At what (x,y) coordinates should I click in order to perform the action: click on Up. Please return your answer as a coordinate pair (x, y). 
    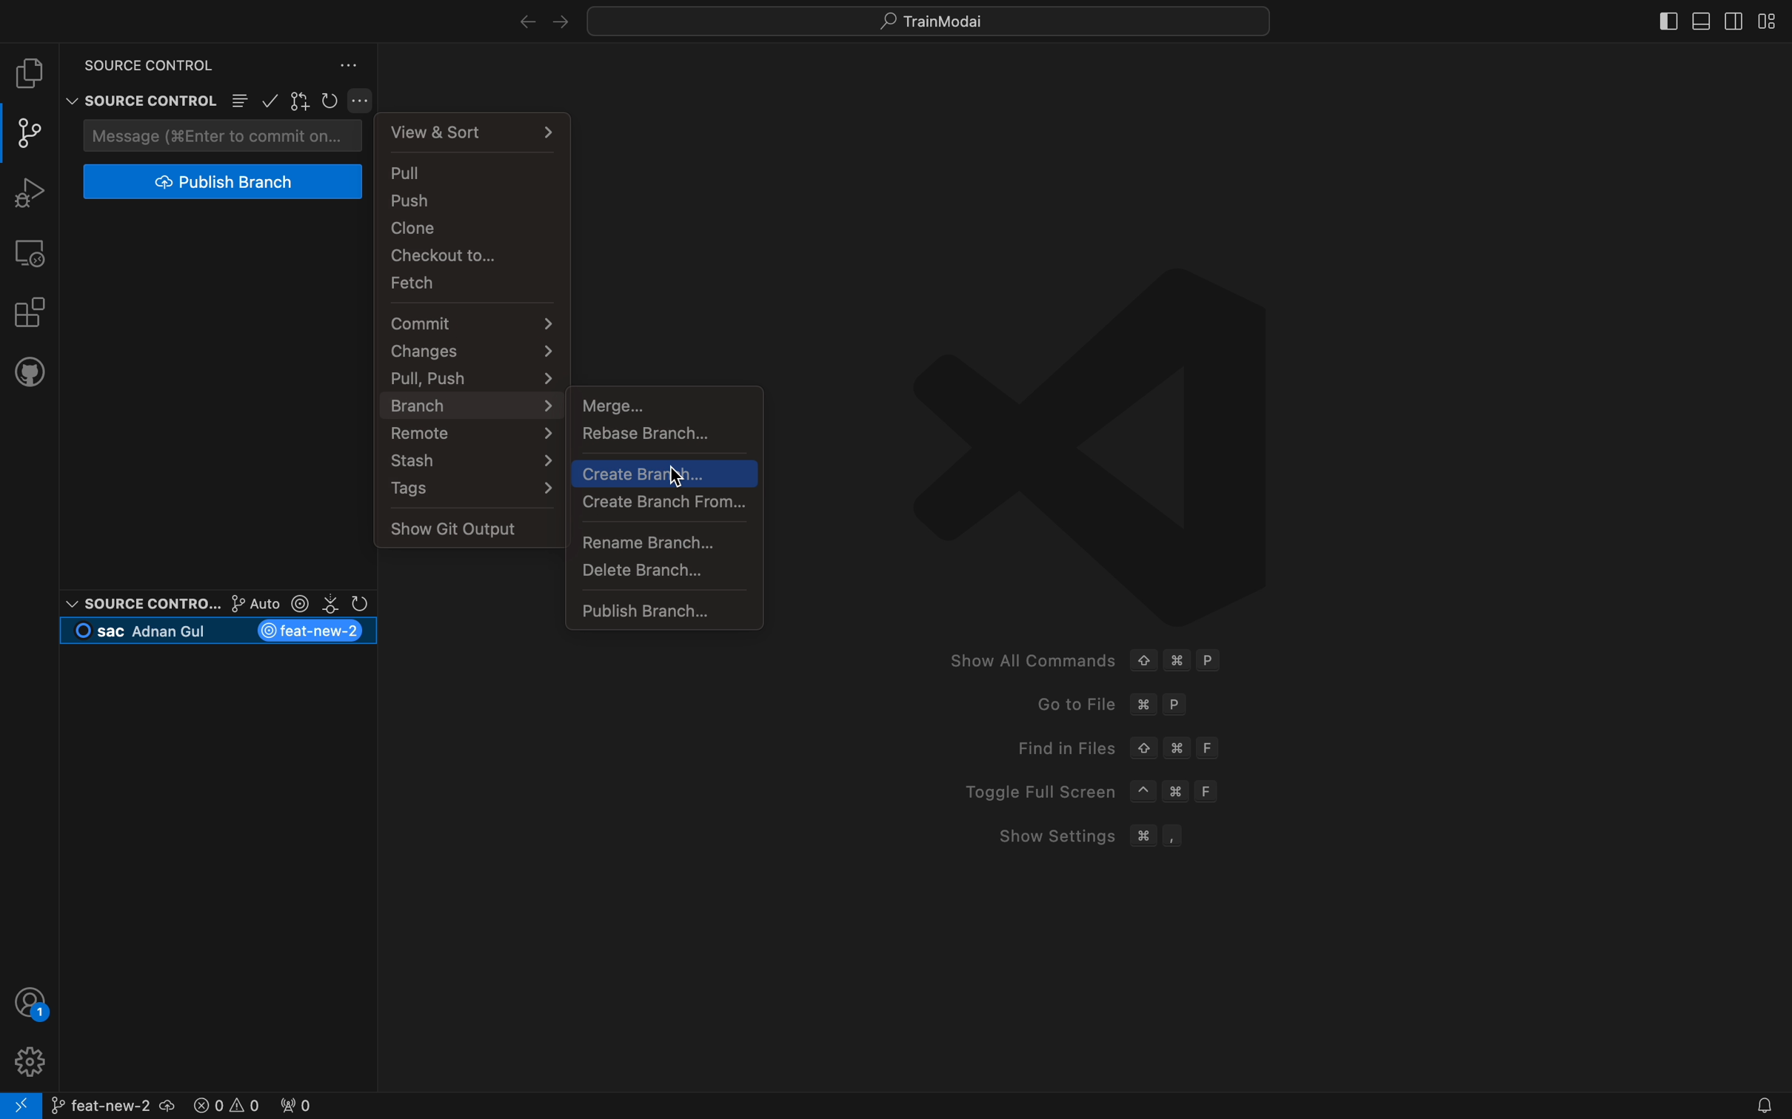
    Looking at the image, I should click on (1143, 749).